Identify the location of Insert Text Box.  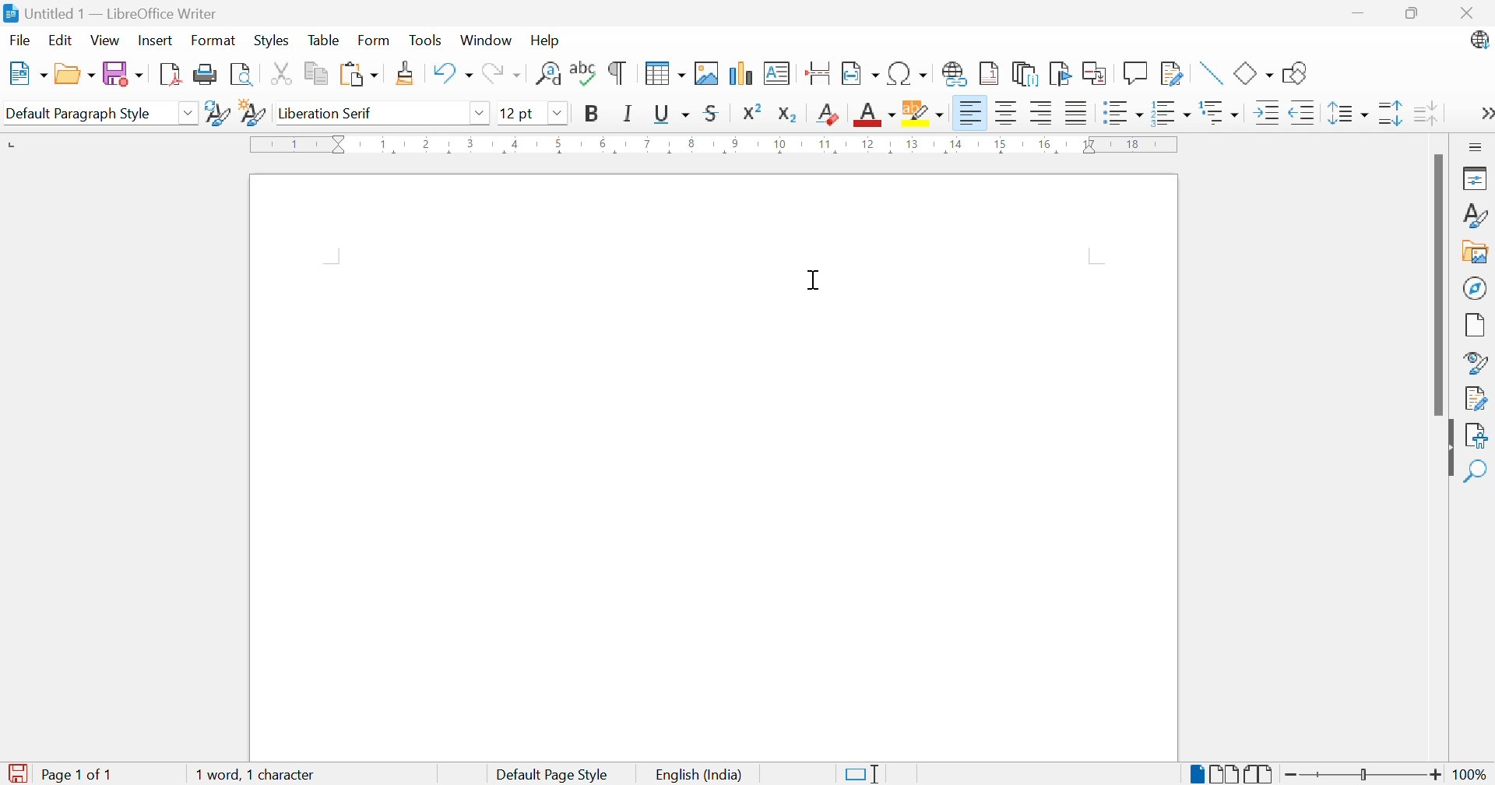
(778, 72).